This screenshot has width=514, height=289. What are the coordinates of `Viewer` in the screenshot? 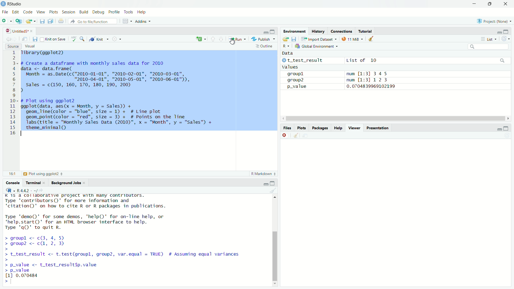 It's located at (353, 127).